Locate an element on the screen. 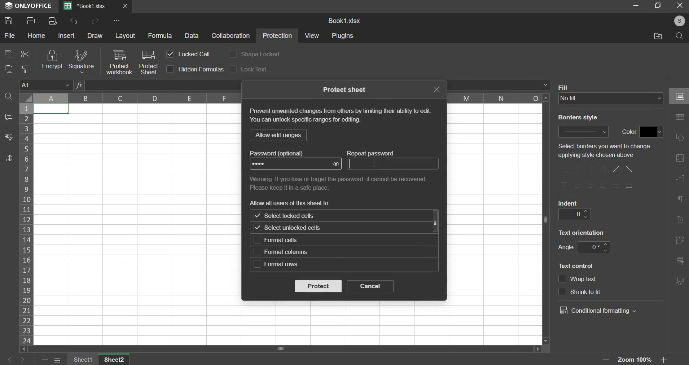  home is located at coordinates (37, 35).